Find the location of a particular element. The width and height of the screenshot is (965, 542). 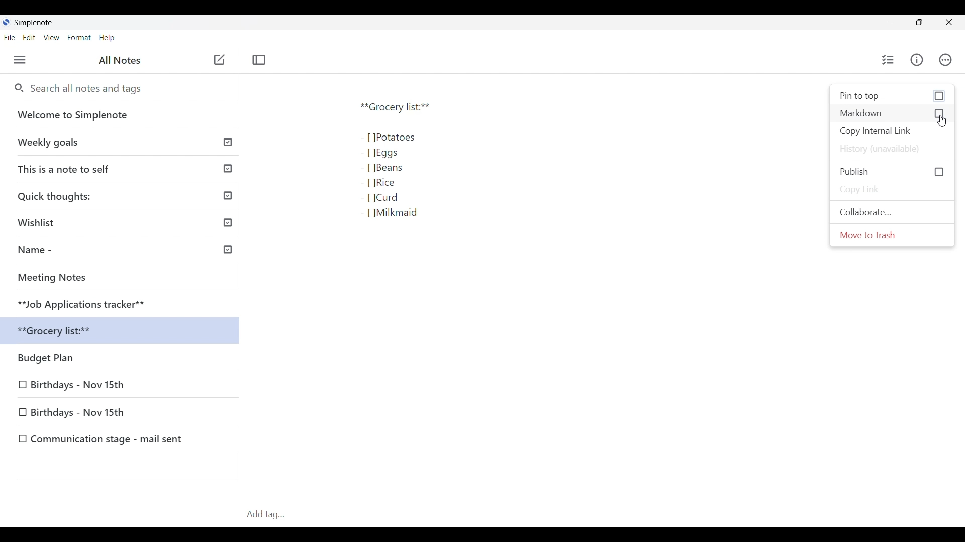

Click to add note is located at coordinates (219, 59).